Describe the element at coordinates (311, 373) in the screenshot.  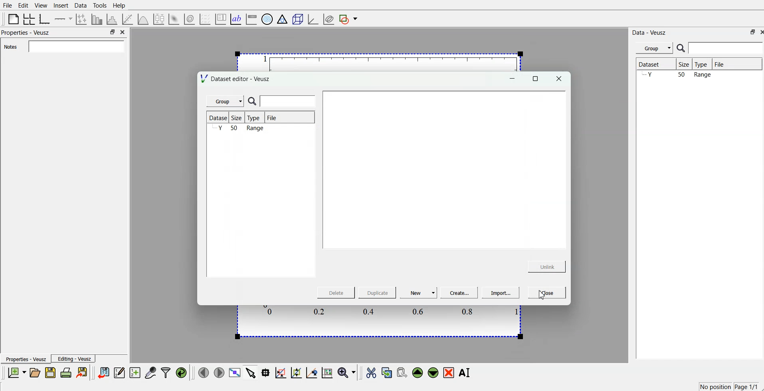
I see `recenter graph axes` at that location.